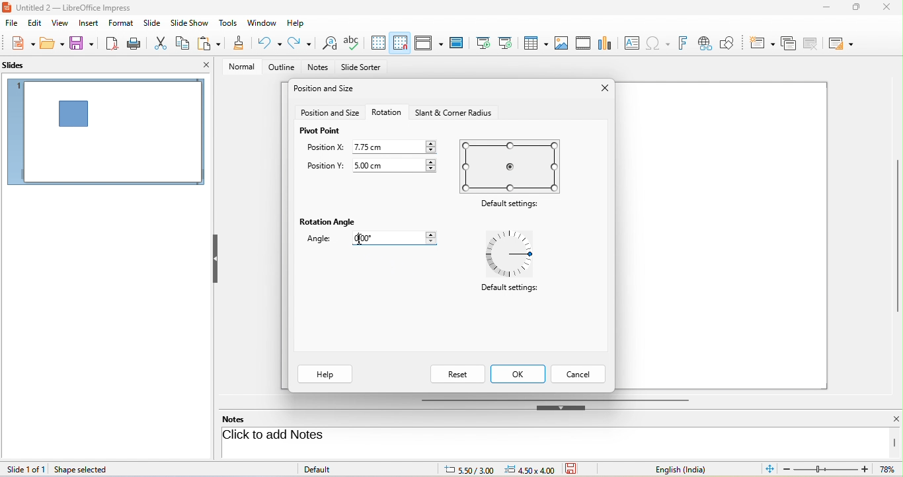  What do you see at coordinates (561, 408) in the screenshot?
I see `hide` at bounding box center [561, 408].